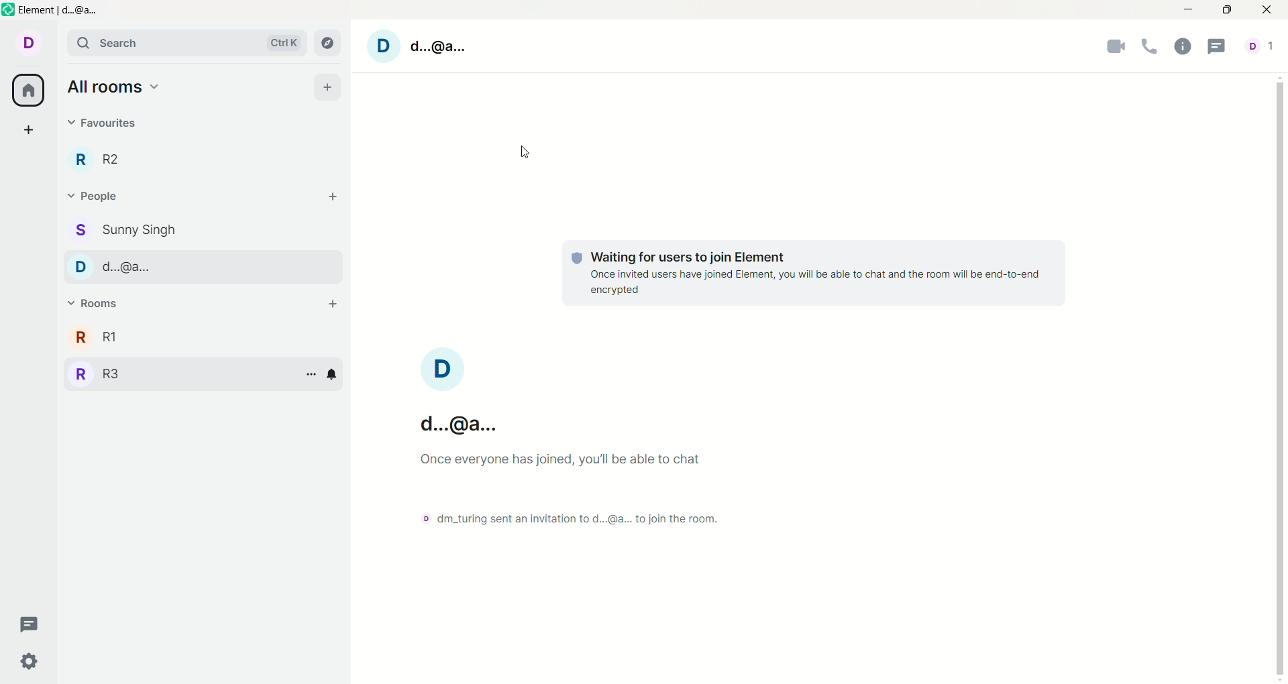 This screenshot has height=684, width=1288. Describe the element at coordinates (422, 46) in the screenshot. I see `account` at that location.